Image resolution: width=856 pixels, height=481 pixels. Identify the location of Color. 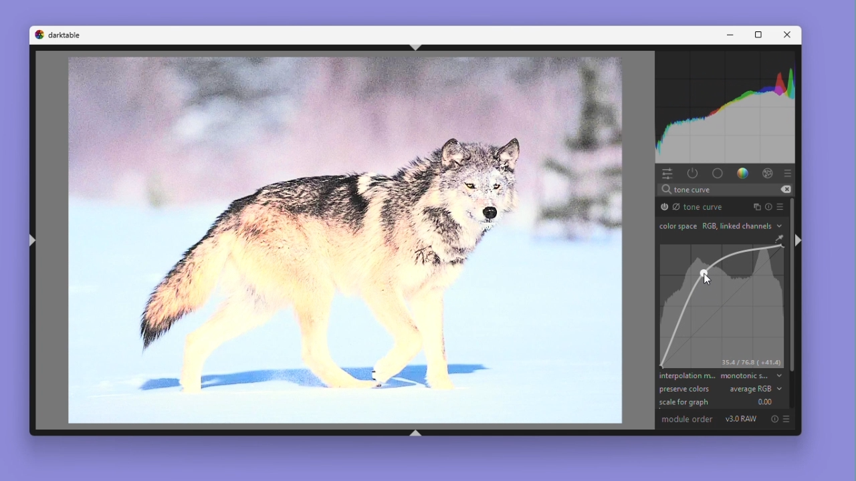
(743, 174).